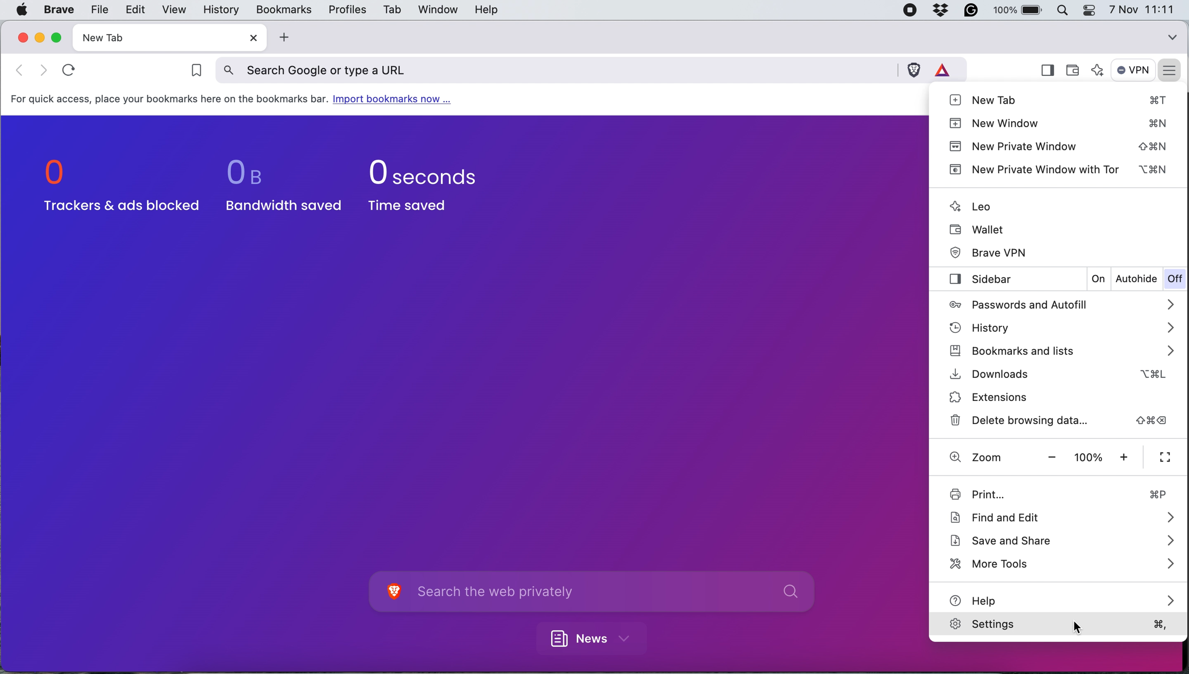 The height and width of the screenshot is (674, 1189). I want to click on Make text smaller, so click(1052, 457).